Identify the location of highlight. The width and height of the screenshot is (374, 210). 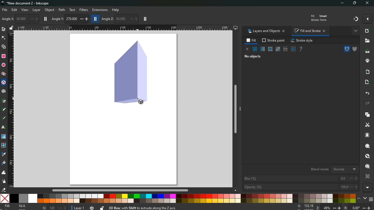
(4, 119).